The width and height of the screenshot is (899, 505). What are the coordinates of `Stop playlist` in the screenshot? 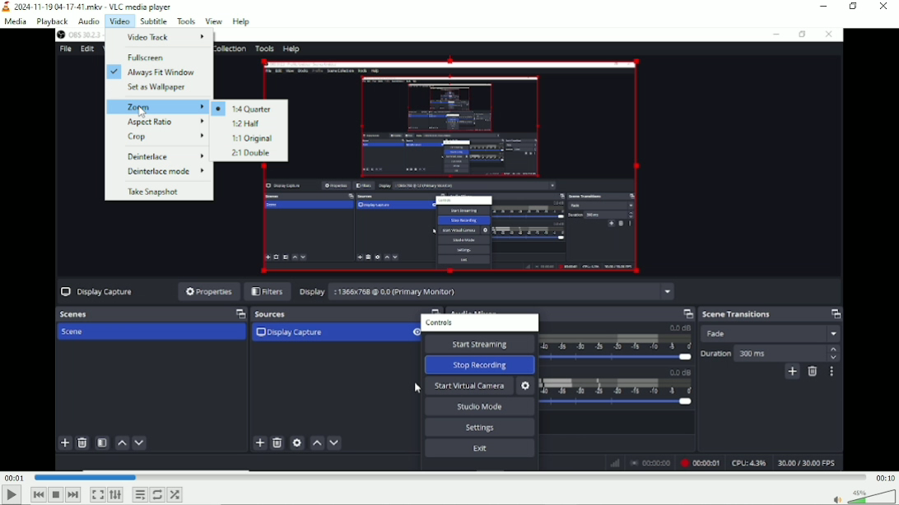 It's located at (58, 495).